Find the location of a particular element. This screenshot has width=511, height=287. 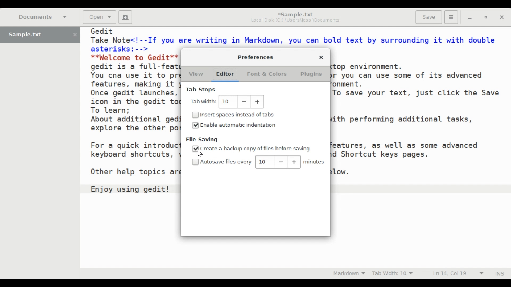

restore is located at coordinates (485, 18).